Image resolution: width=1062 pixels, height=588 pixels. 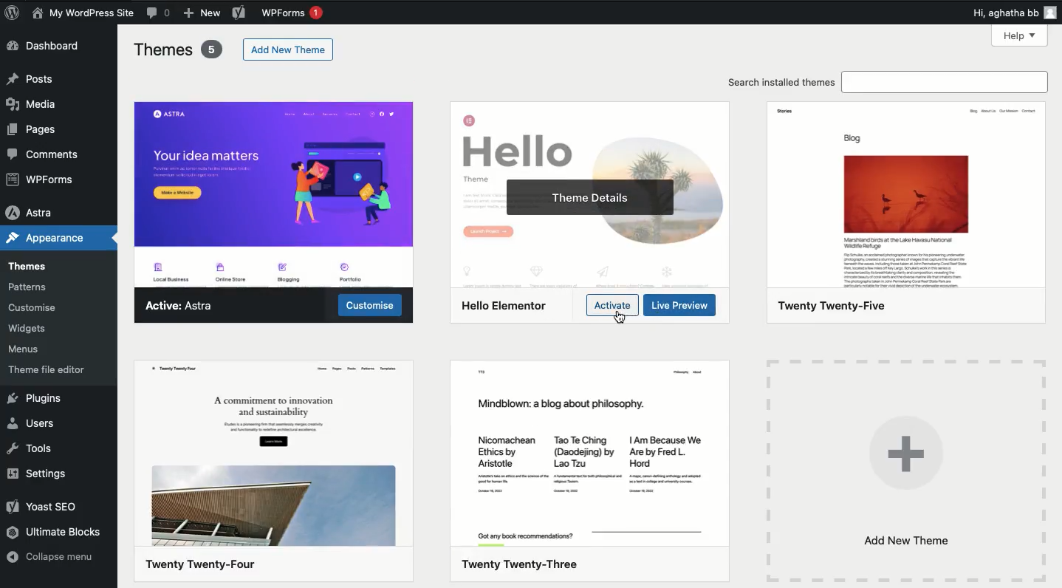 I want to click on Hello elementor, so click(x=506, y=306).